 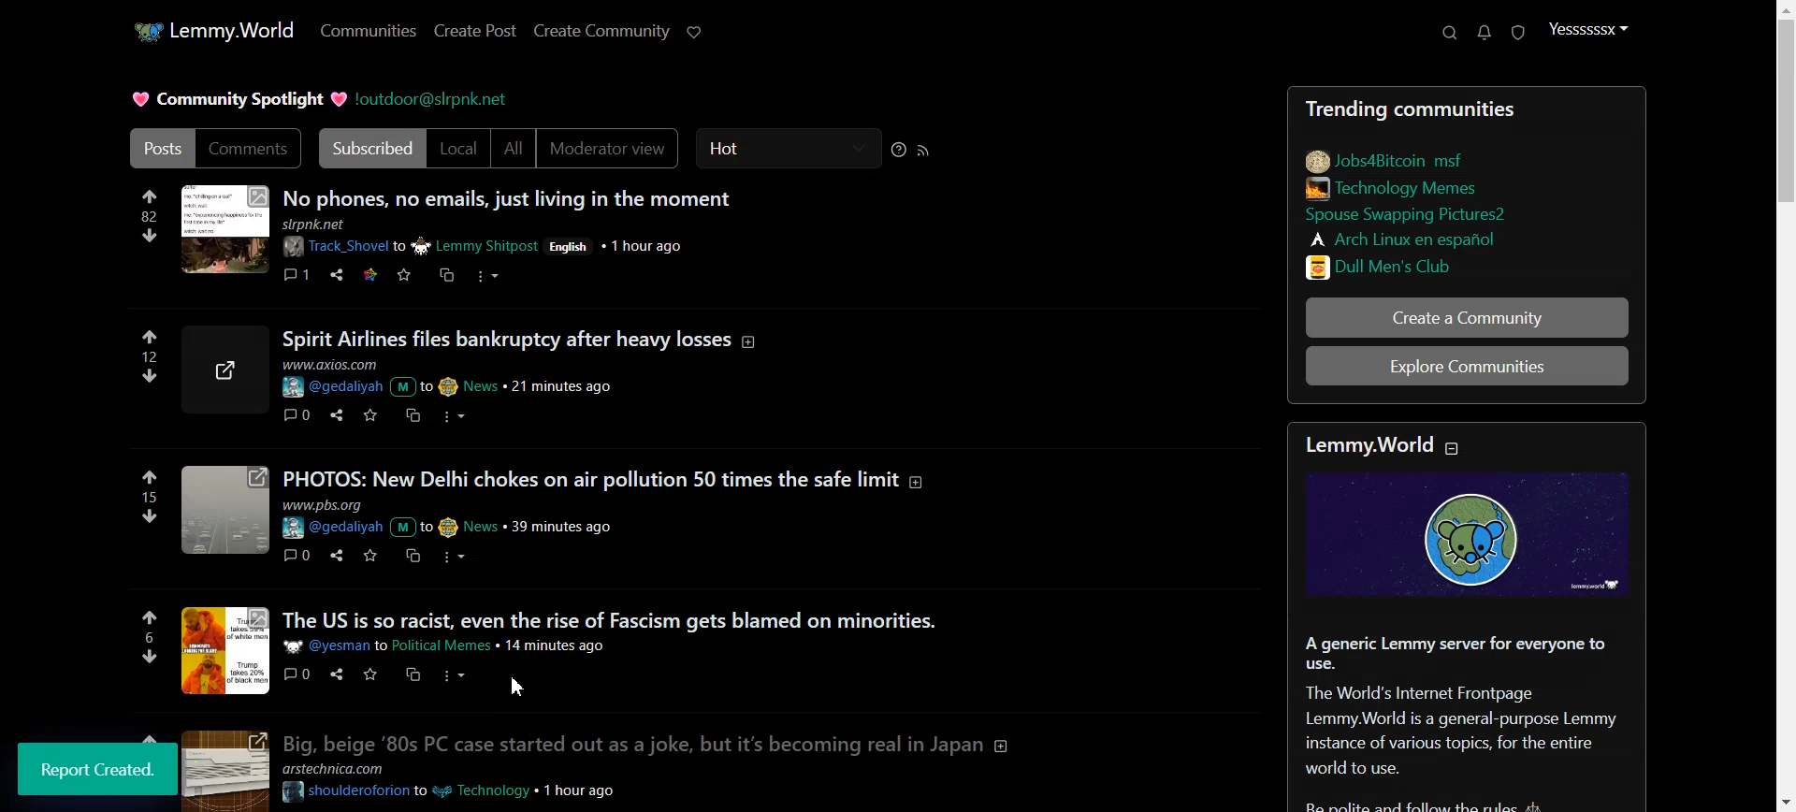 I want to click on numbers, so click(x=148, y=637).